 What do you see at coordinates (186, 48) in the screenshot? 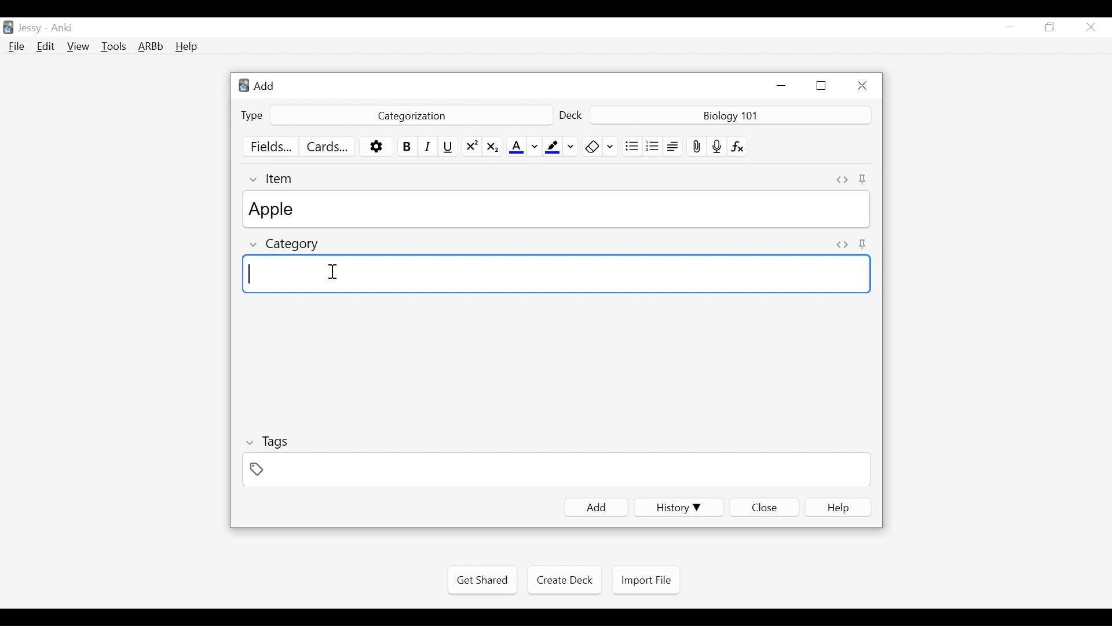
I see `Help` at bounding box center [186, 48].